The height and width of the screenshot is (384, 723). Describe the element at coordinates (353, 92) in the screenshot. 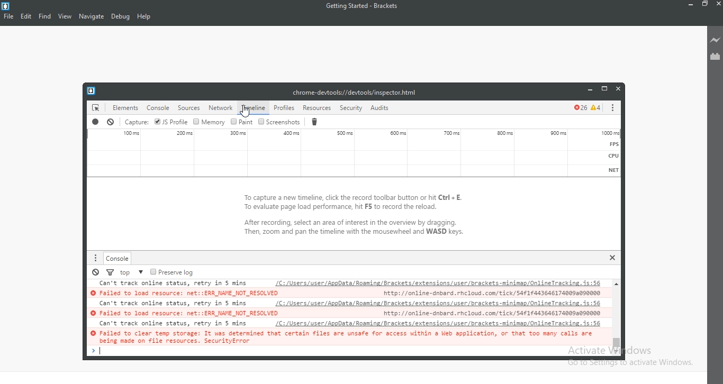

I see `chrome-devtools://devtools/inspector.html` at that location.